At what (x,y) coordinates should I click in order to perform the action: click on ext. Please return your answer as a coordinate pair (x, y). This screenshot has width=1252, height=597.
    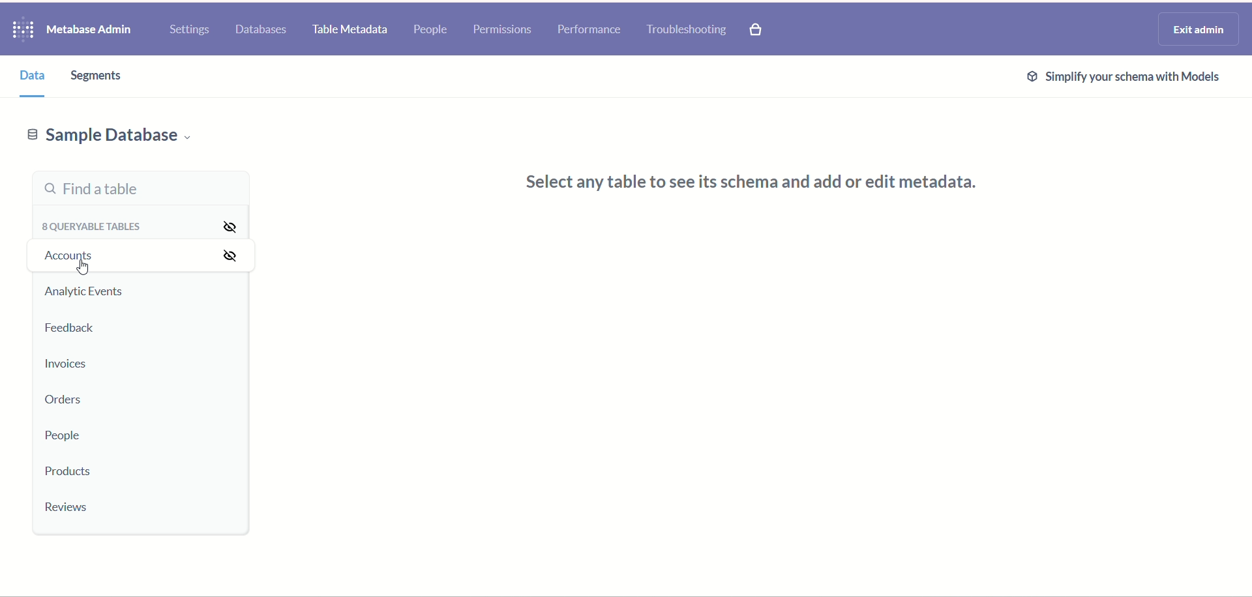
    Looking at the image, I should click on (1124, 76).